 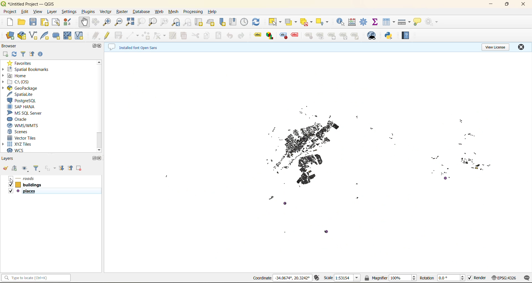 I want to click on zoom native, so click(x=163, y=23).